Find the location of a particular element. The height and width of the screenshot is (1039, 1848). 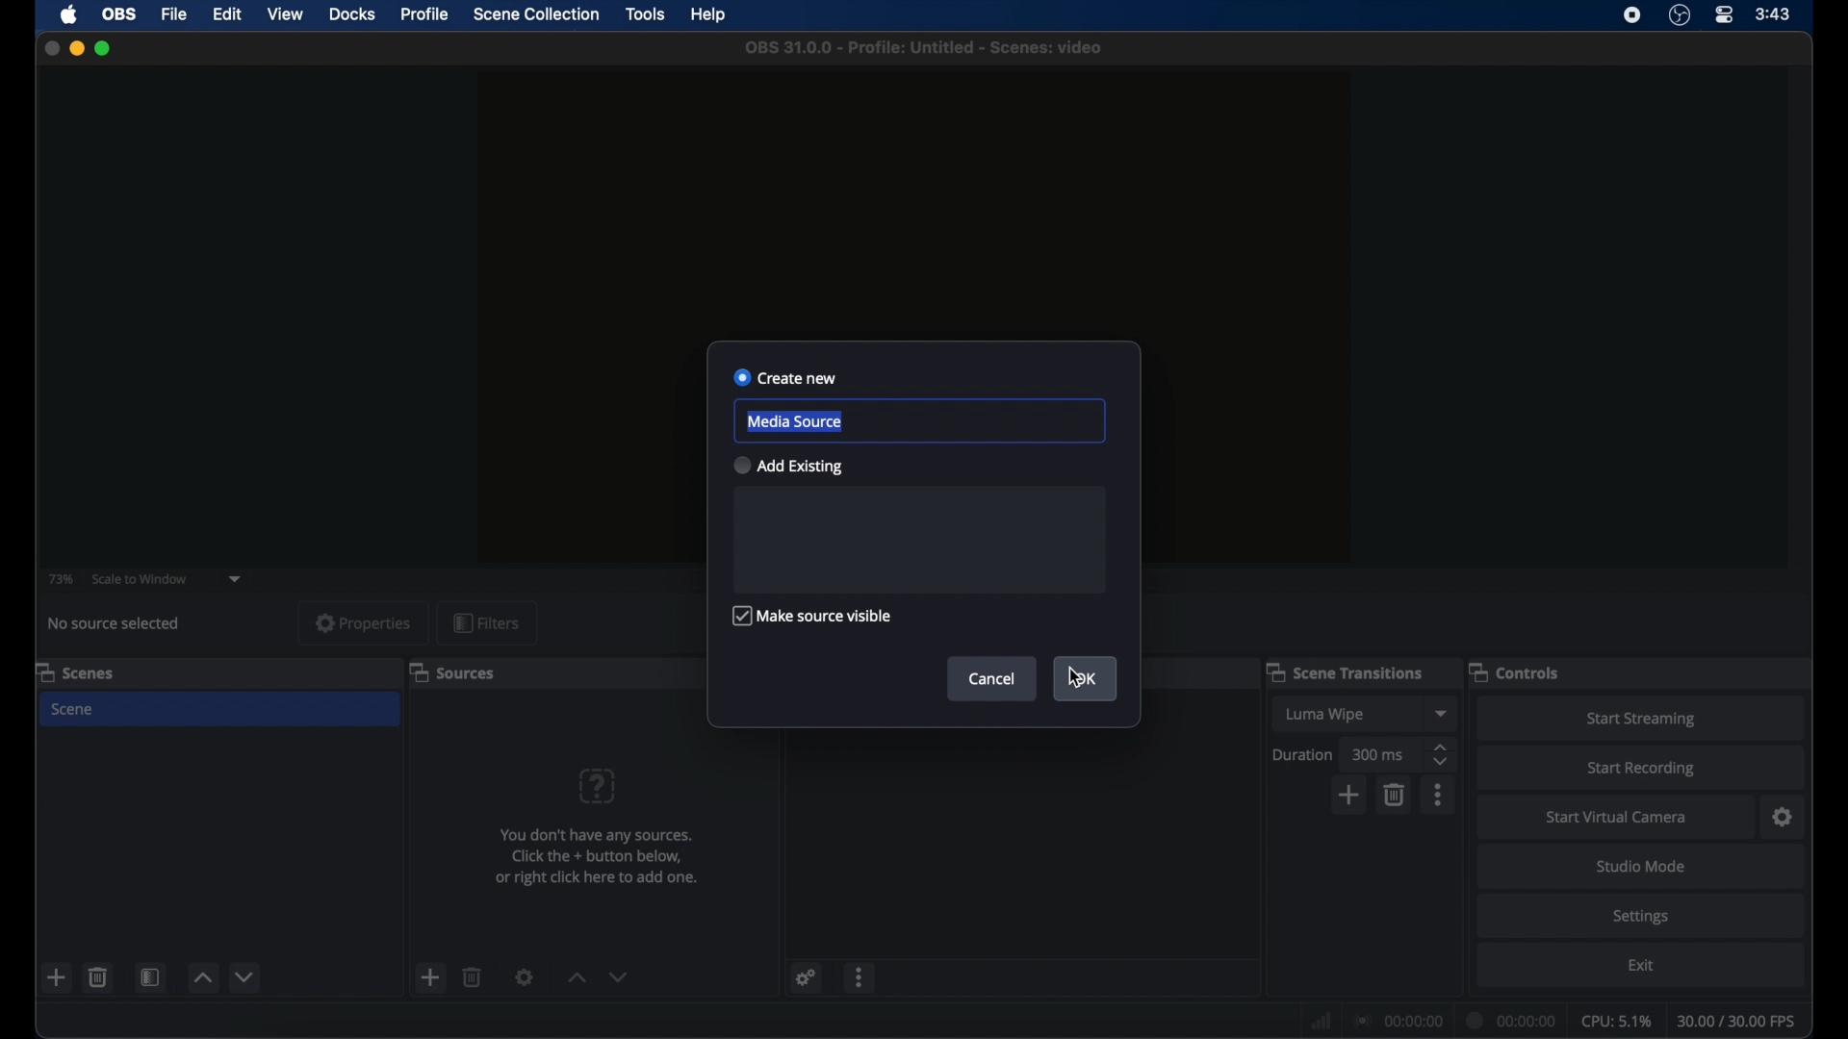

dropdown is located at coordinates (235, 579).